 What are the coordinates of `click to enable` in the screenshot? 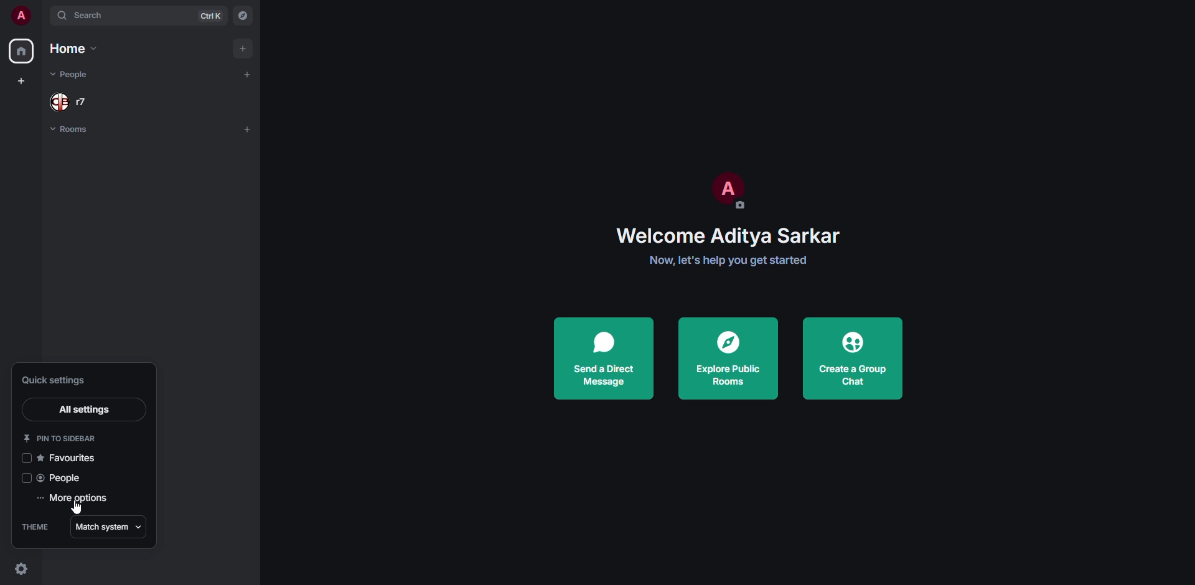 It's located at (27, 459).